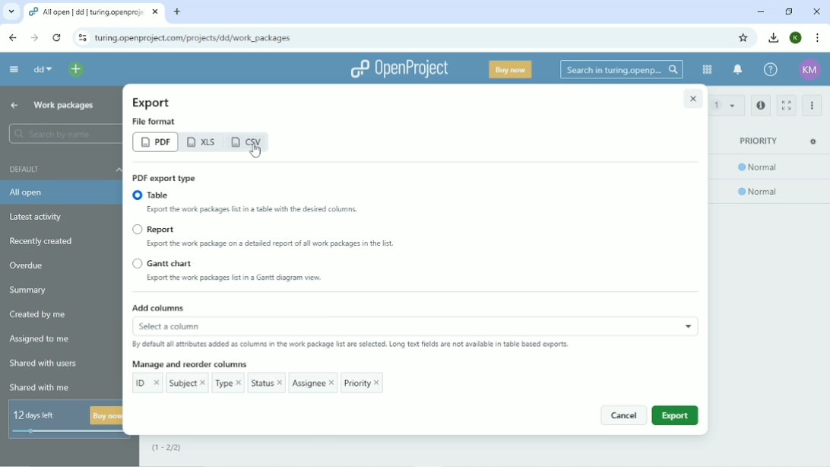 The height and width of the screenshot is (467, 830). Describe the element at coordinates (148, 383) in the screenshot. I see `ID` at that location.